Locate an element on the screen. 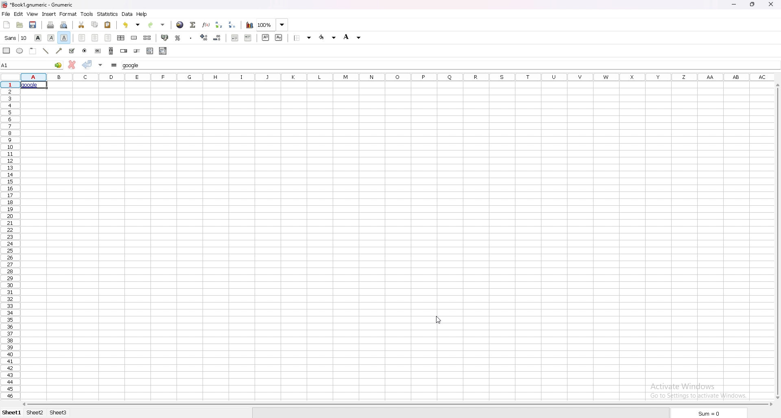 The width and height of the screenshot is (781, 418). save is located at coordinates (34, 25).